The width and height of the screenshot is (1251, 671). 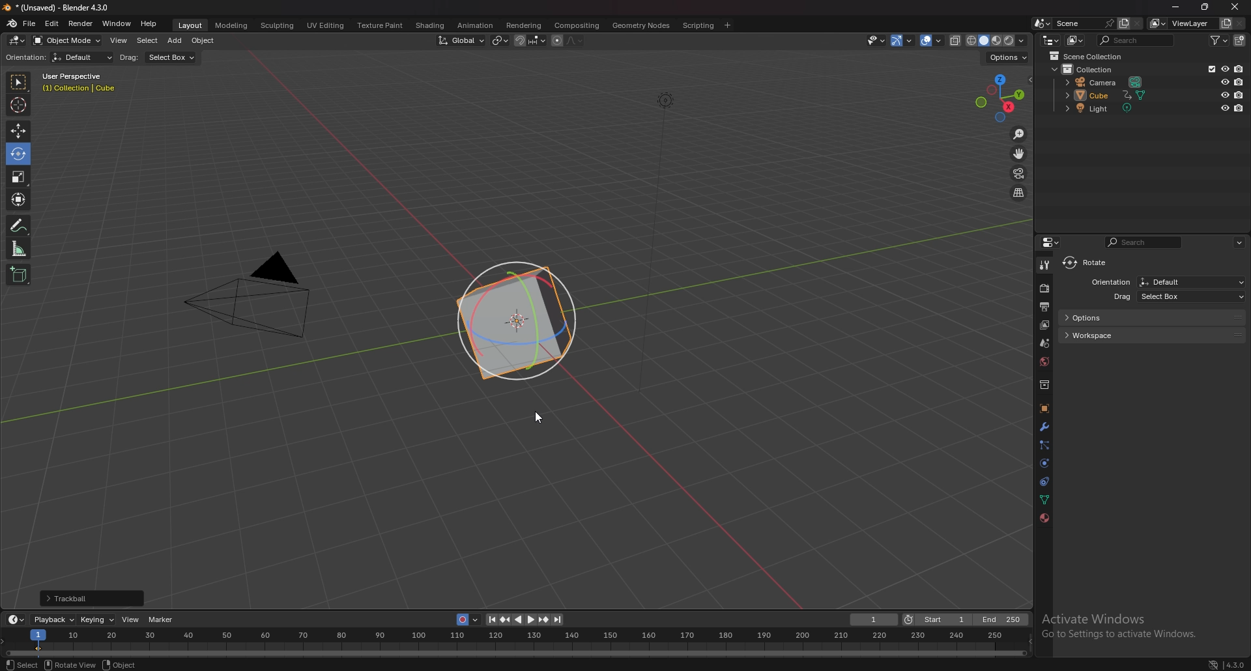 What do you see at coordinates (558, 619) in the screenshot?
I see `jump to endpoint` at bounding box center [558, 619].